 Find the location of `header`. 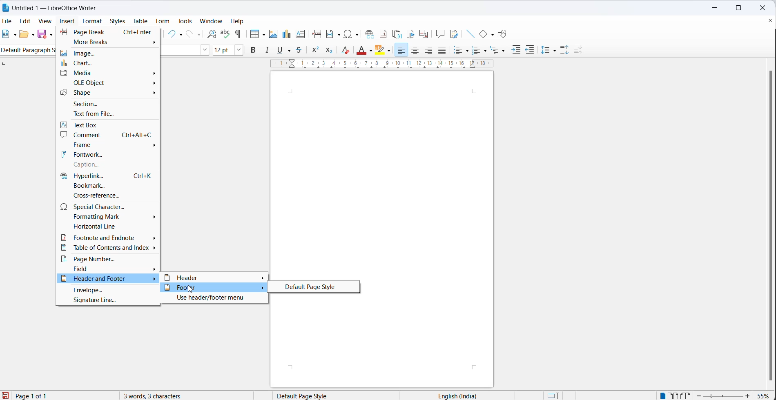

header is located at coordinates (215, 277).